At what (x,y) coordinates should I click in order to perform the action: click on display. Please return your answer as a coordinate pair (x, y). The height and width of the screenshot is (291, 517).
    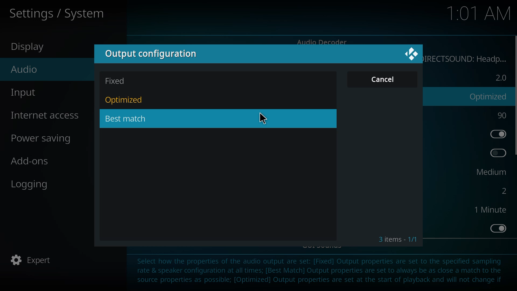
    Looking at the image, I should click on (27, 47).